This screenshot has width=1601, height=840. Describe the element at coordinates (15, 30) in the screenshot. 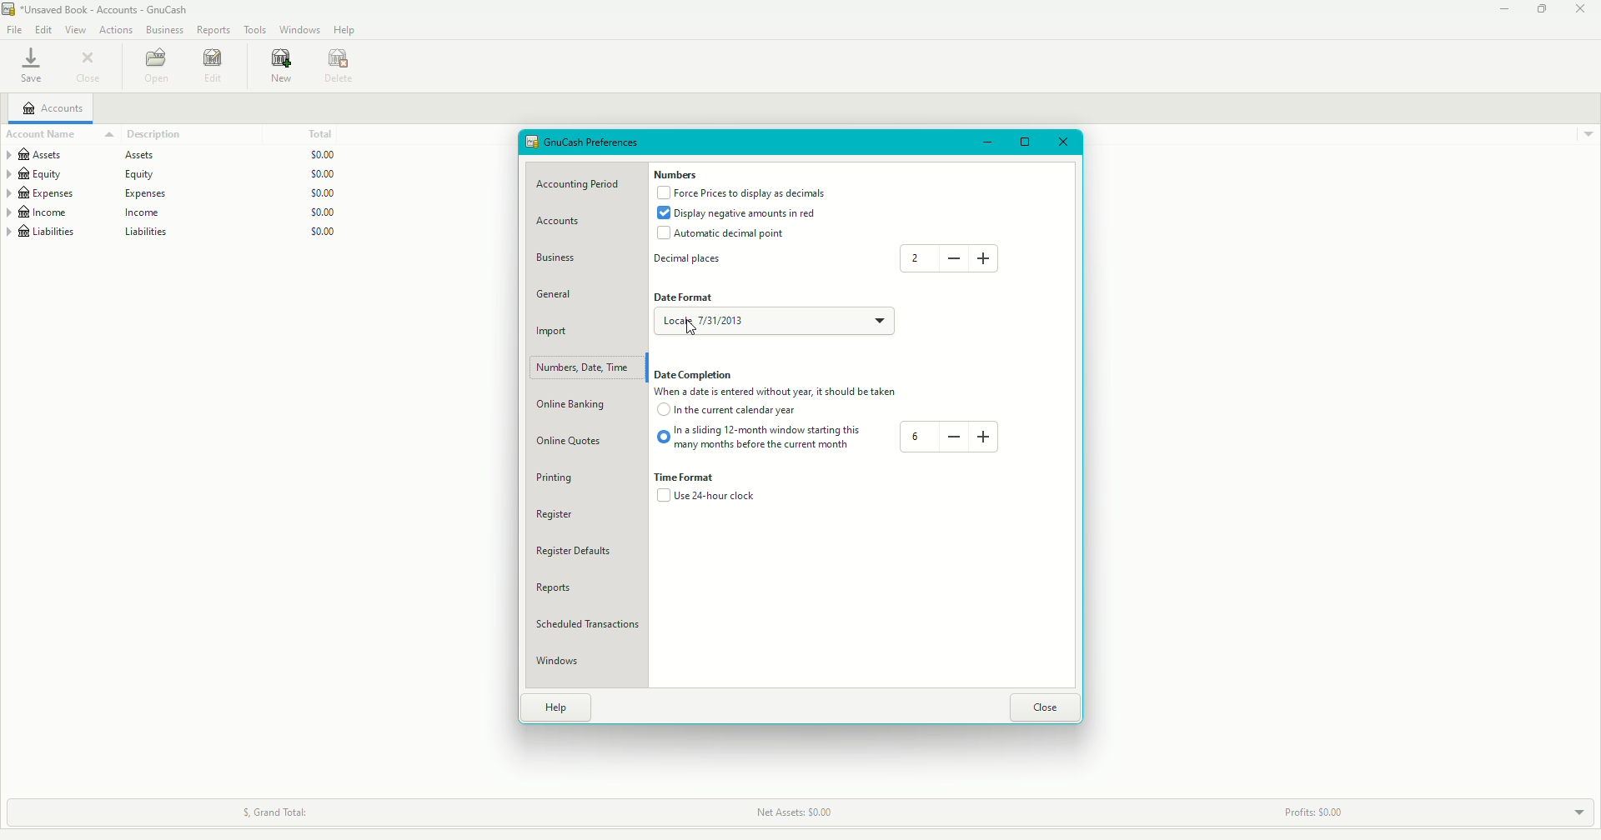

I see `File` at that location.